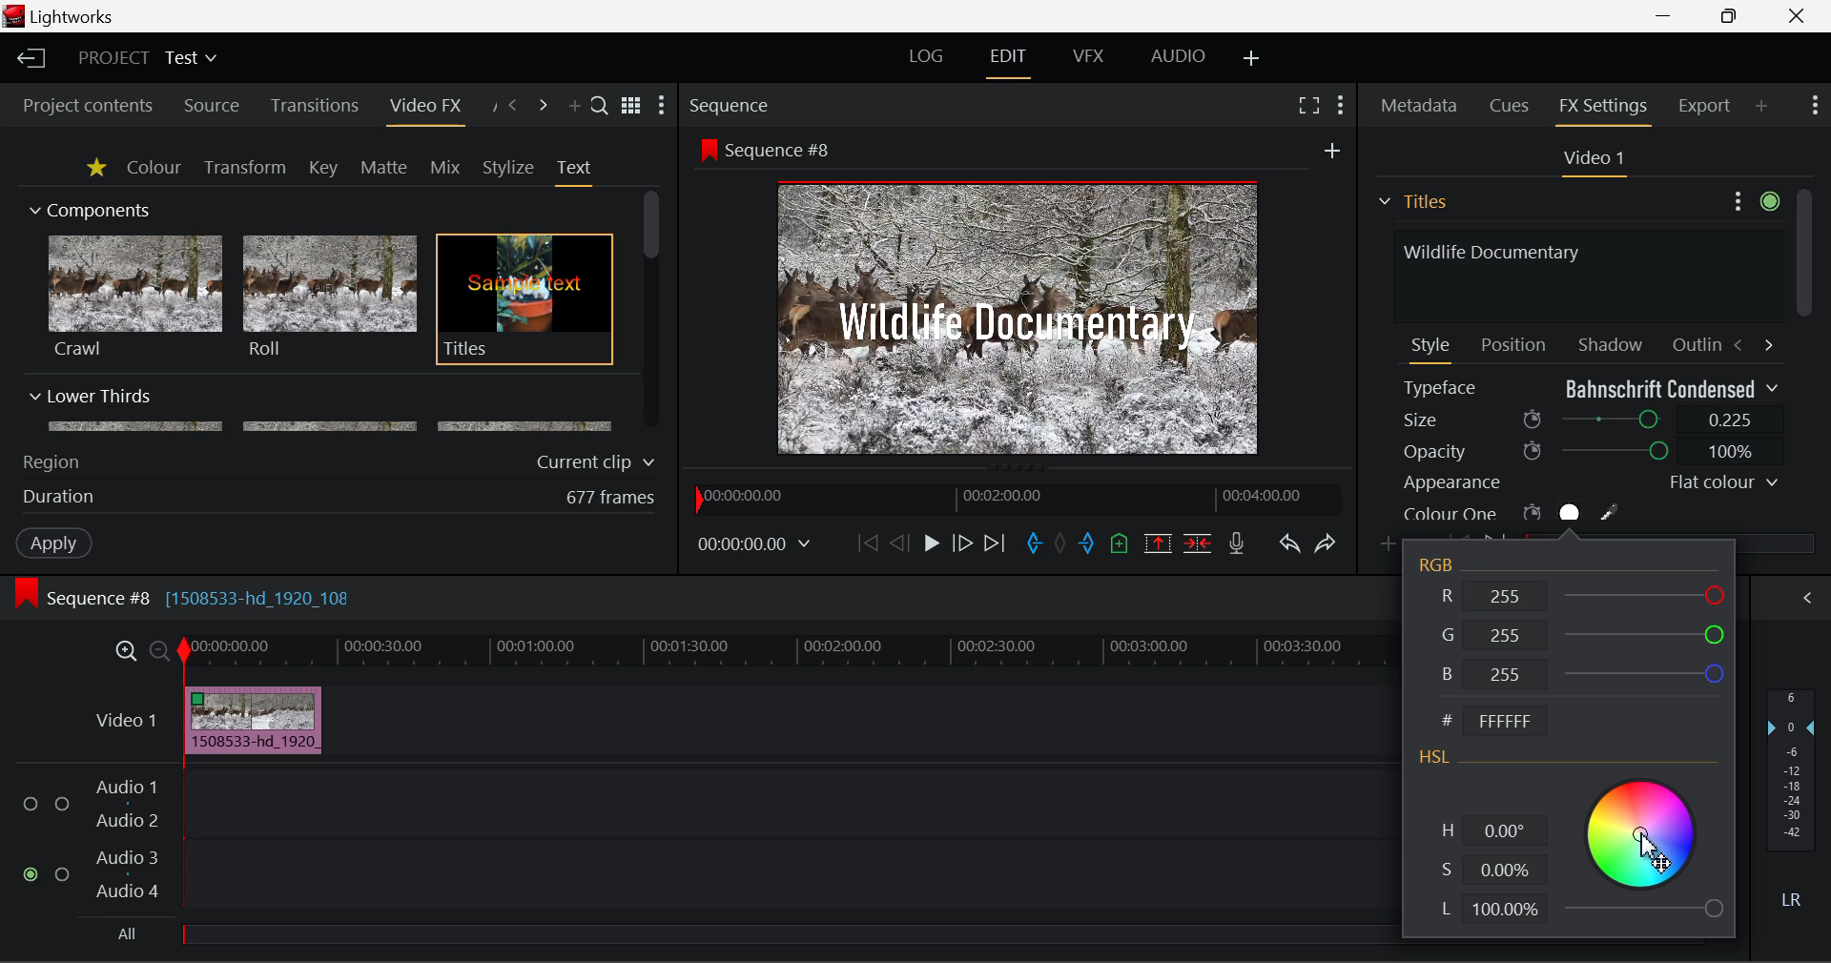  Describe the element at coordinates (1656, 850) in the screenshot. I see `MOUSE_DOWN Cursor Position` at that location.